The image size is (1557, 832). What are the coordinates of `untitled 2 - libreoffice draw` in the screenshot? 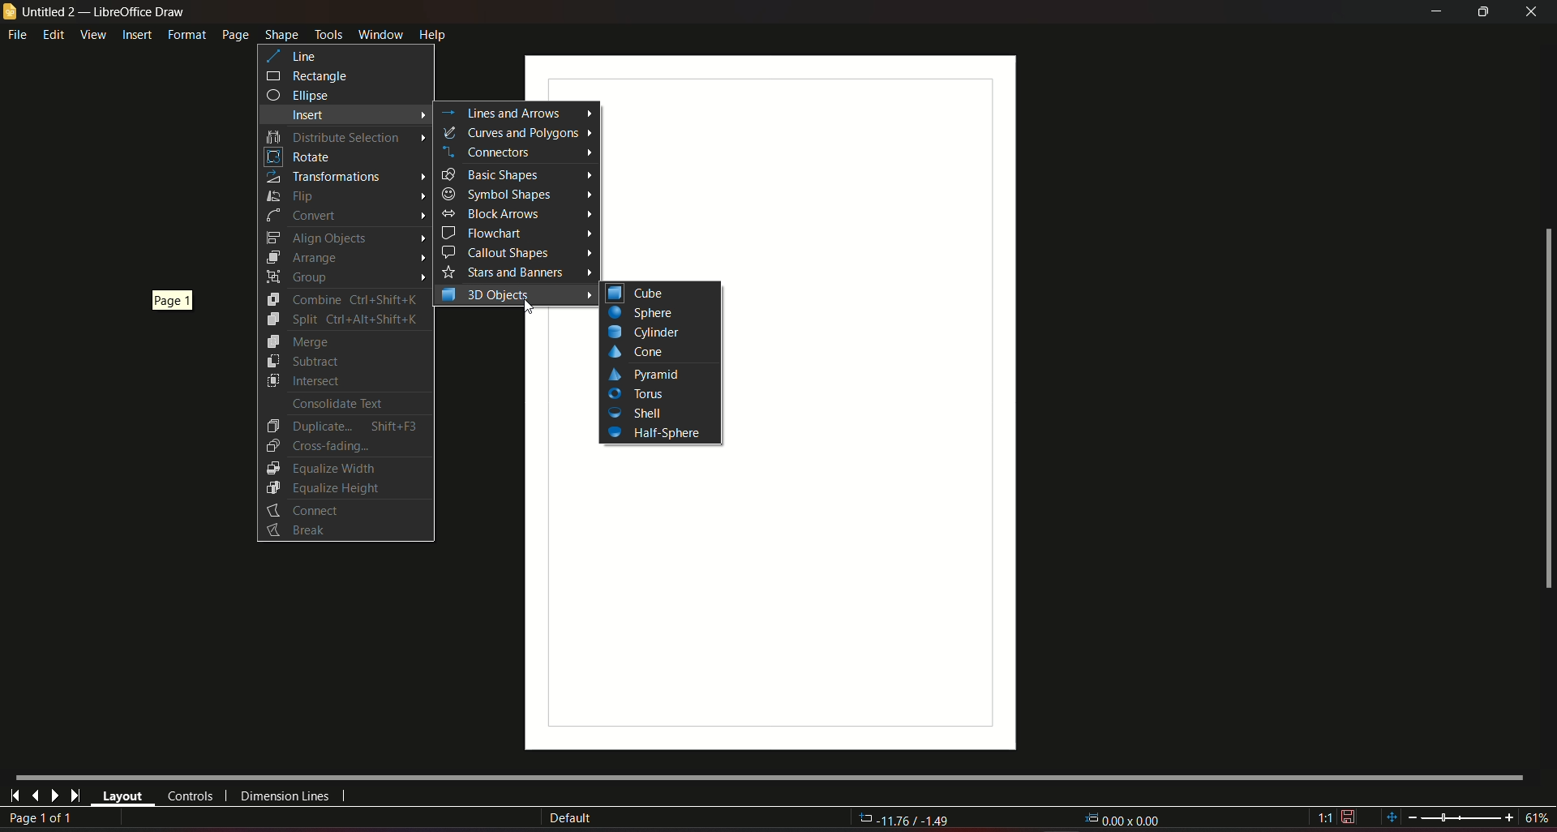 It's located at (96, 12).